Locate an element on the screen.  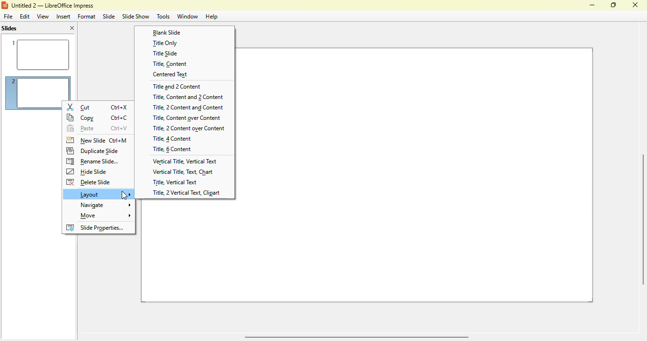
shortcut for copy is located at coordinates (119, 117).